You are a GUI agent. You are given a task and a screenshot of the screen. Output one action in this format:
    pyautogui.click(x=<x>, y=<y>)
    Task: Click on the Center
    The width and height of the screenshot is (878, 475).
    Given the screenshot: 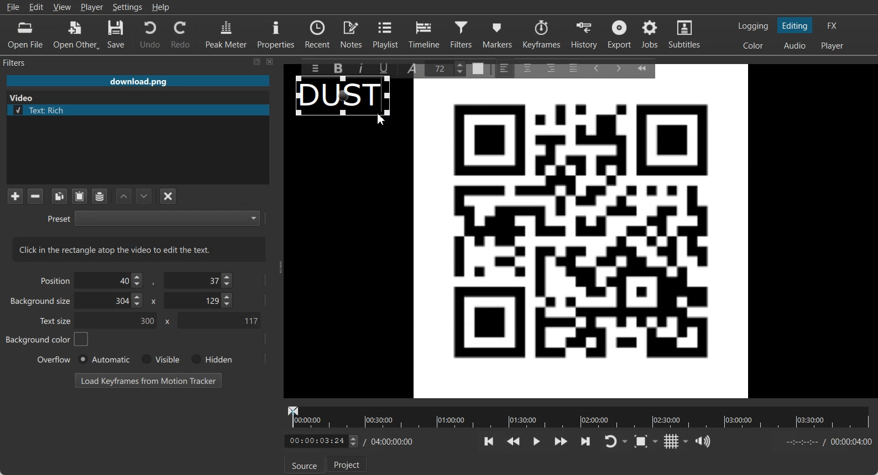 What is the action you would take?
    pyautogui.click(x=529, y=67)
    